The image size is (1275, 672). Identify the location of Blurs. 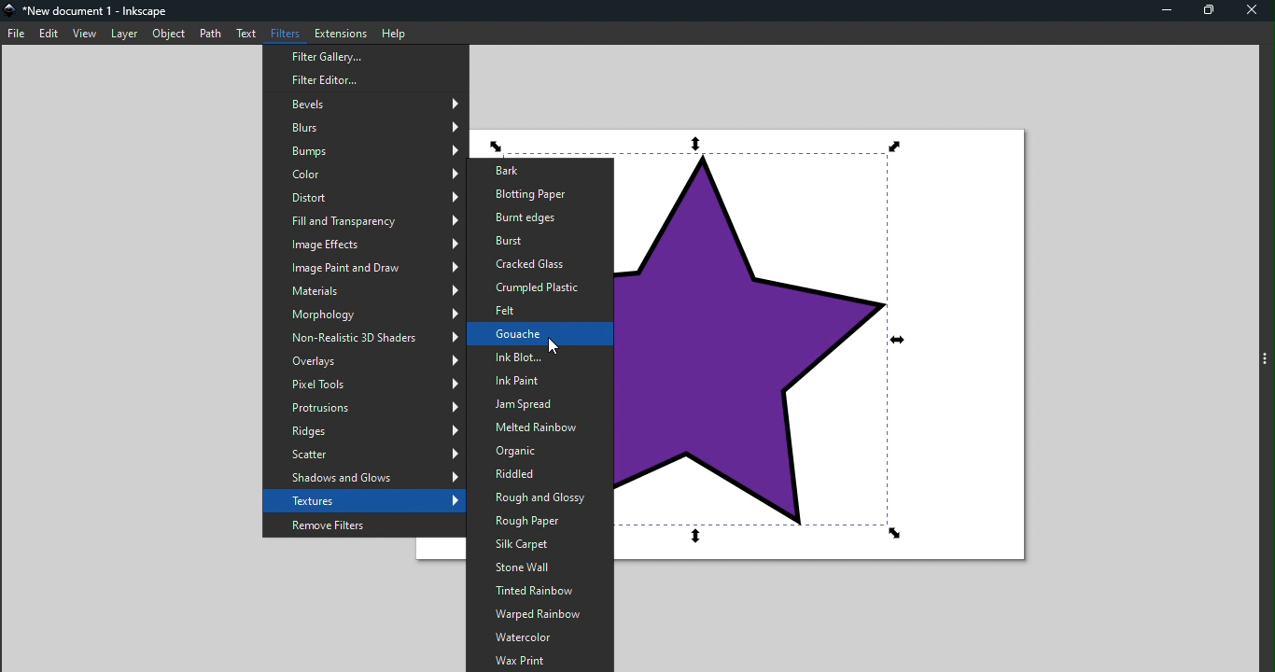
(362, 127).